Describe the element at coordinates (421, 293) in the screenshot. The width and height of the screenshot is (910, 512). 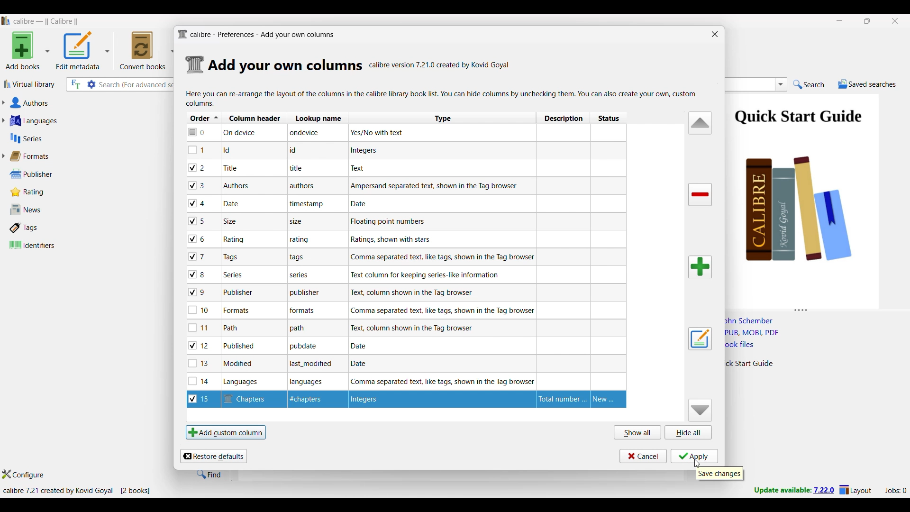
I see `Explanation` at that location.